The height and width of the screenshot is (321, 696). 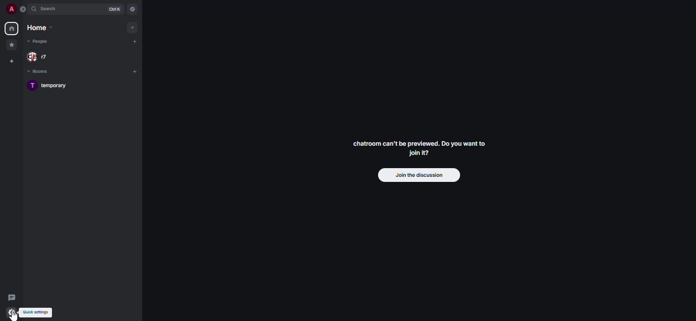 I want to click on add, so click(x=132, y=27).